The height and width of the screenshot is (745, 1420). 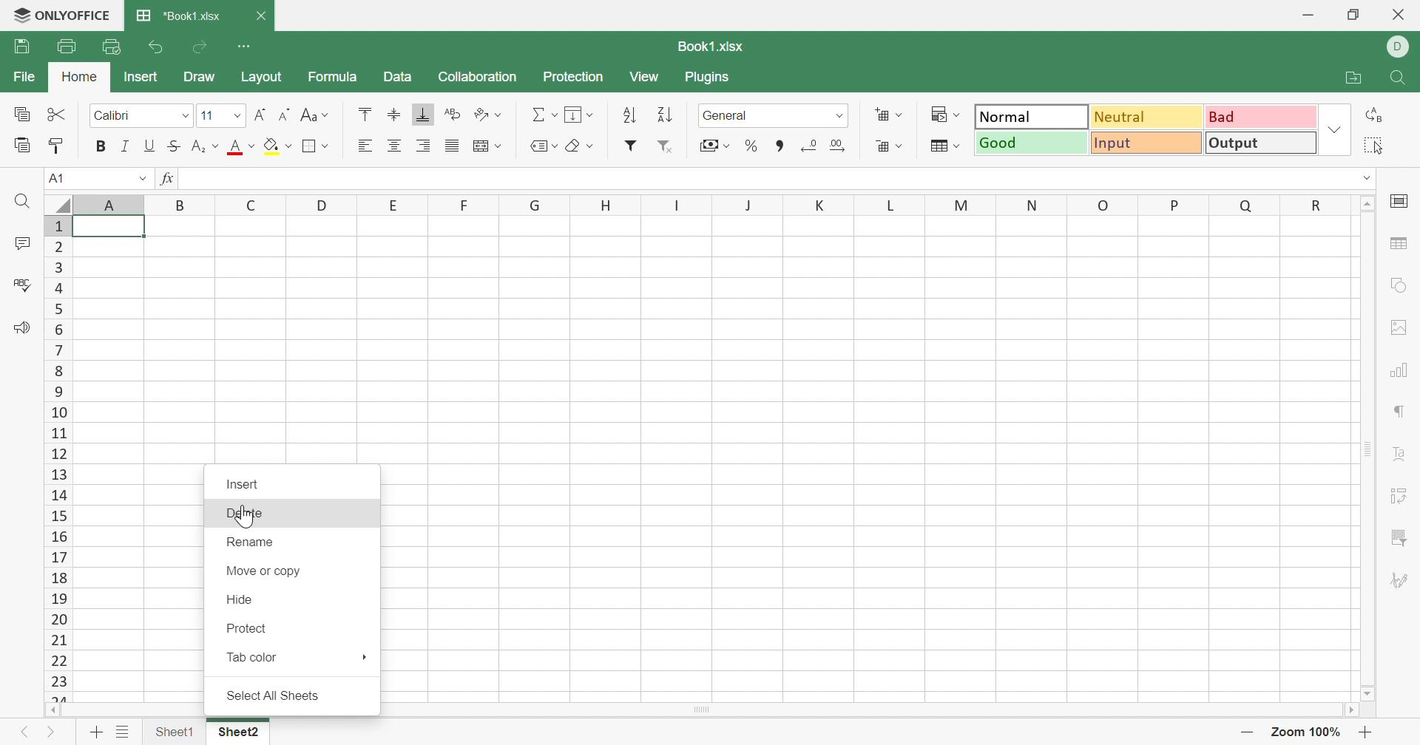 What do you see at coordinates (536, 113) in the screenshot?
I see `Summation` at bounding box center [536, 113].